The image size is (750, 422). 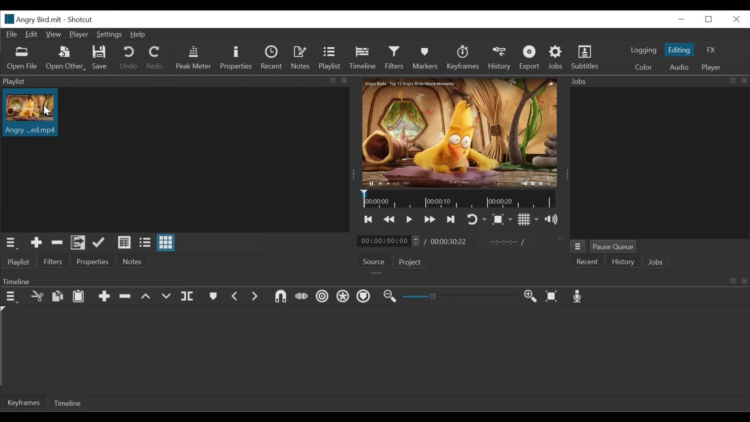 I want to click on Zoom timeline in, so click(x=530, y=297).